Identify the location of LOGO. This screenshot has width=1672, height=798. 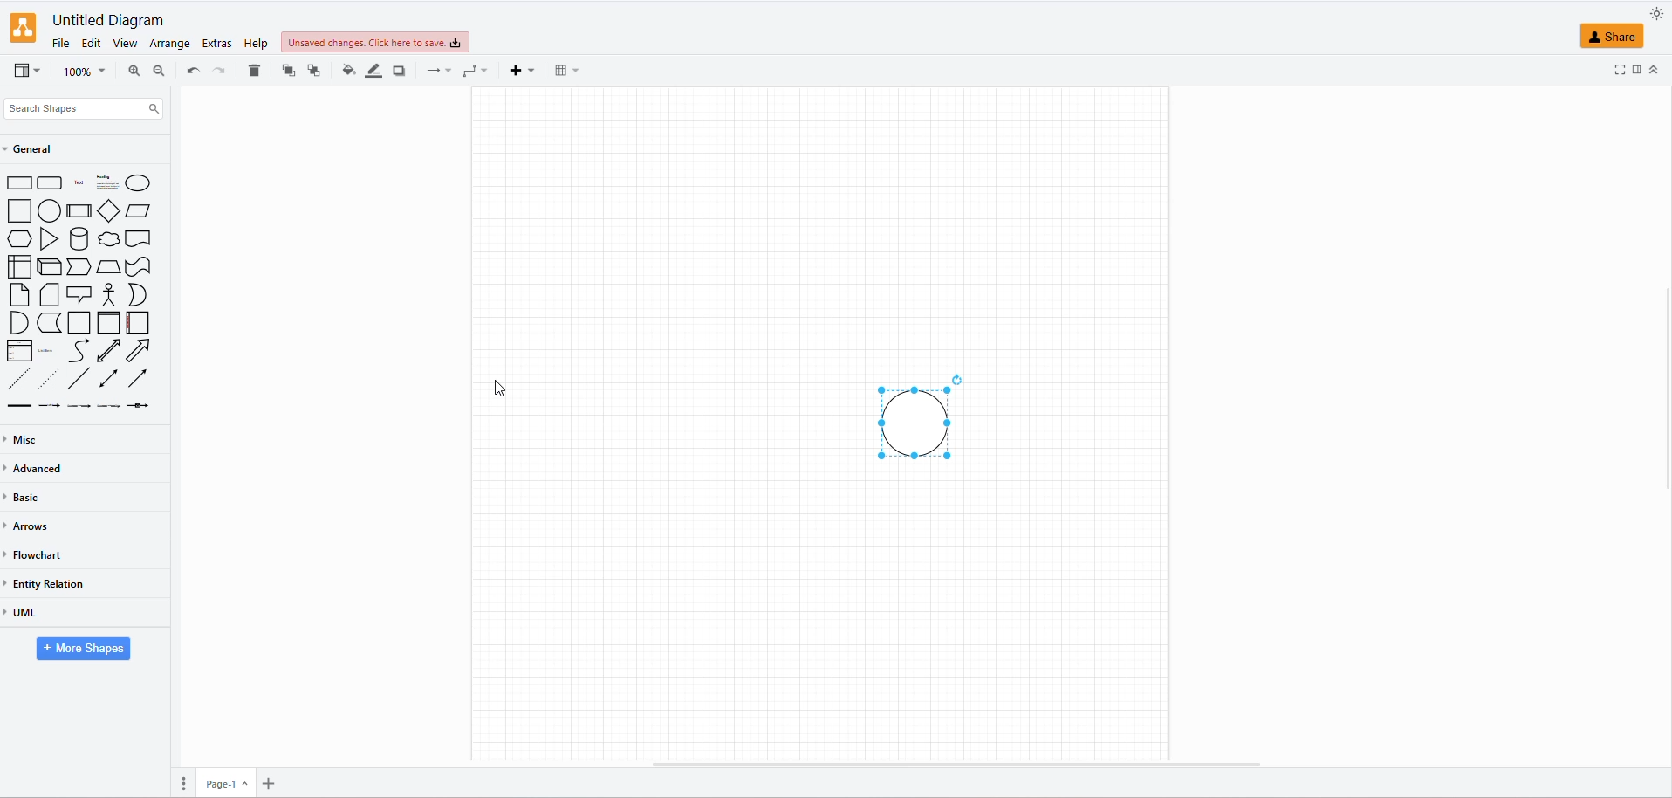
(23, 26).